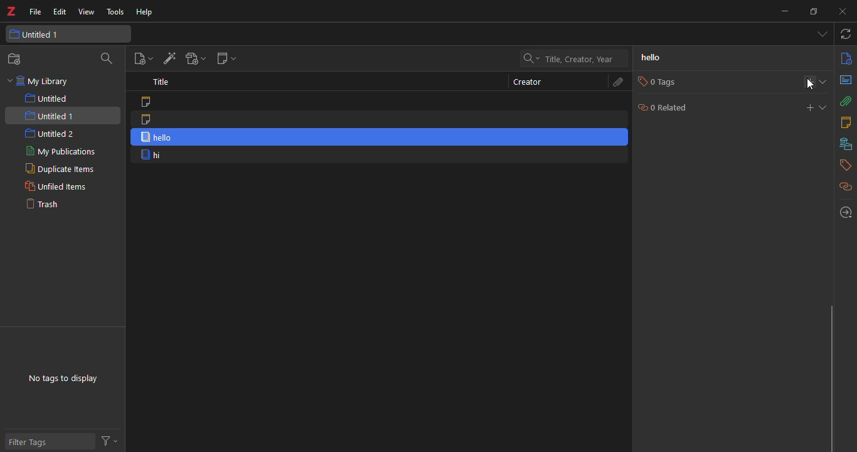 The width and height of the screenshot is (857, 452). Describe the element at coordinates (845, 12) in the screenshot. I see `close` at that location.